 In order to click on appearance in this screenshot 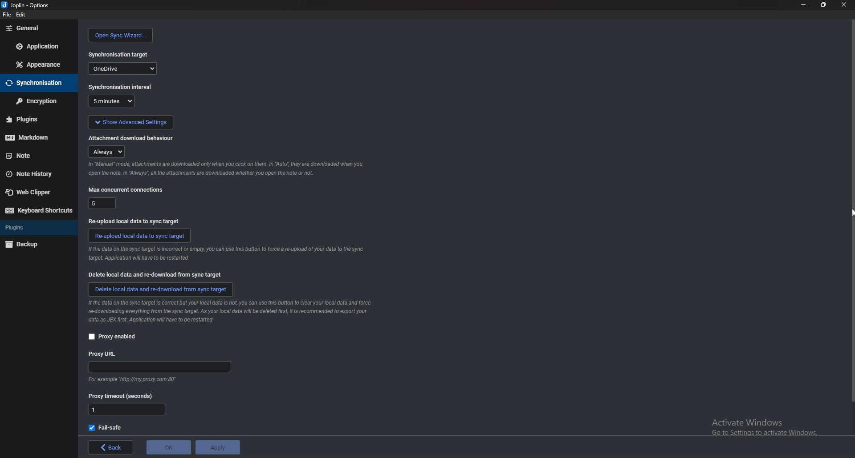, I will do `click(40, 64)`.